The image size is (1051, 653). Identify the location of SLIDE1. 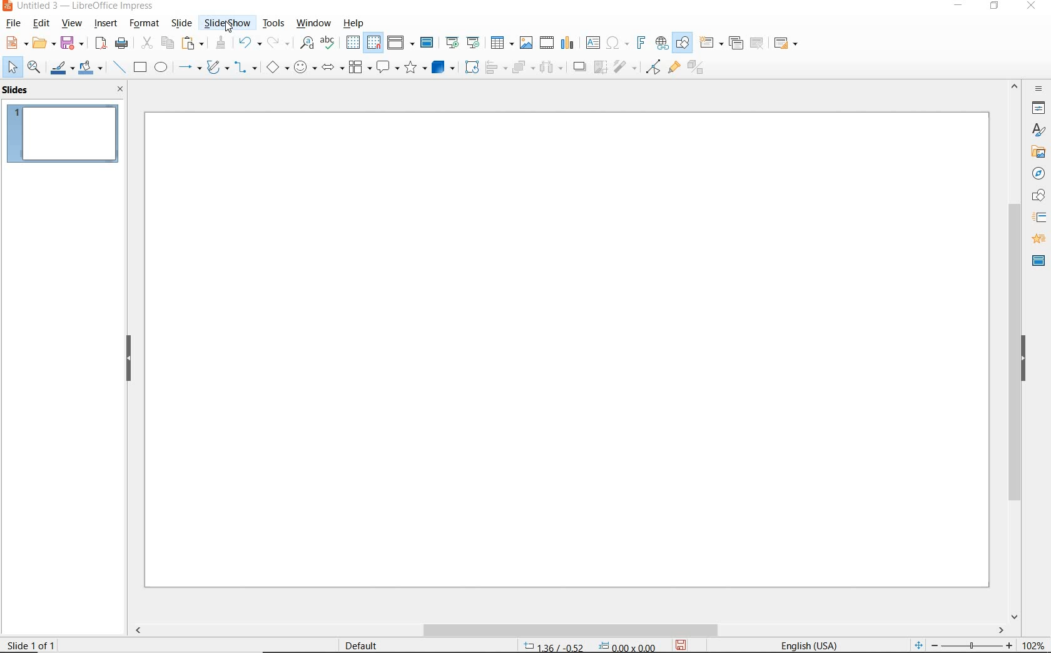
(63, 136).